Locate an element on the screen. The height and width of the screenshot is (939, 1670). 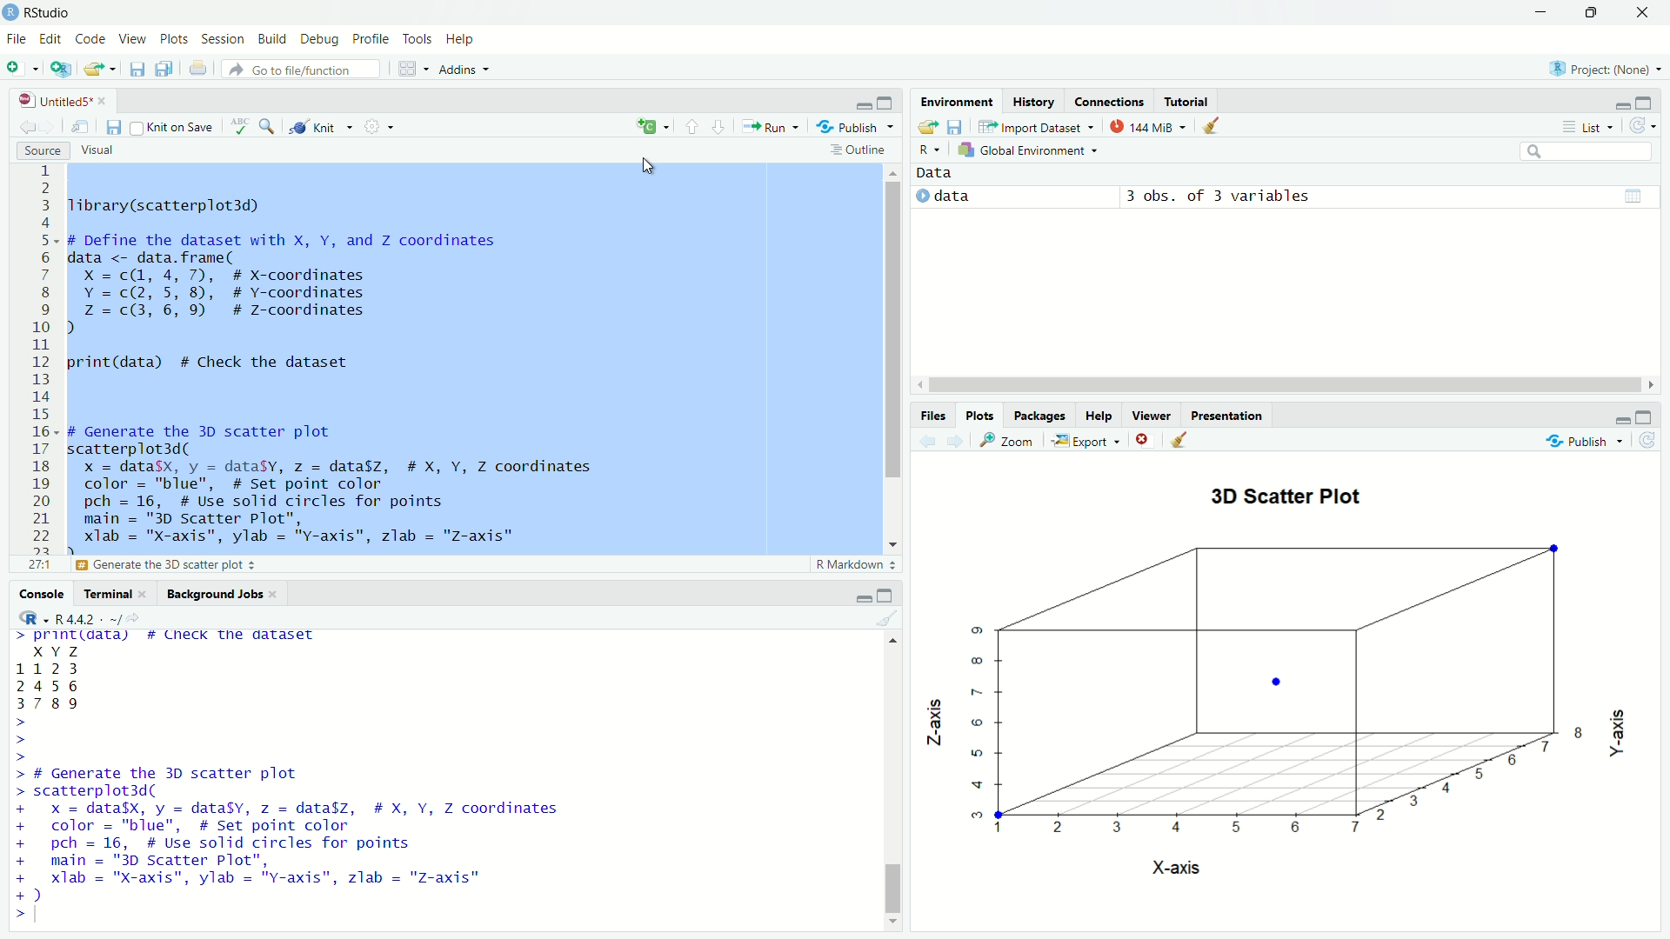
R 4.4.2 . ~/ is located at coordinates (89, 619).